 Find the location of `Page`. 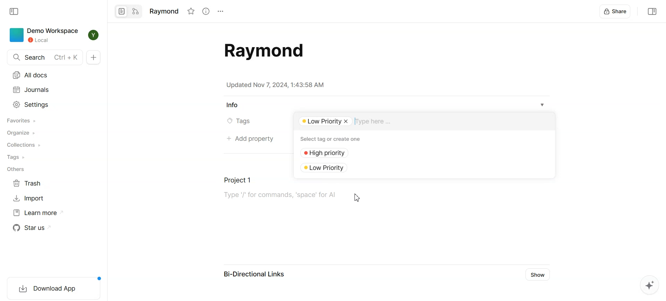

Page is located at coordinates (121, 11).